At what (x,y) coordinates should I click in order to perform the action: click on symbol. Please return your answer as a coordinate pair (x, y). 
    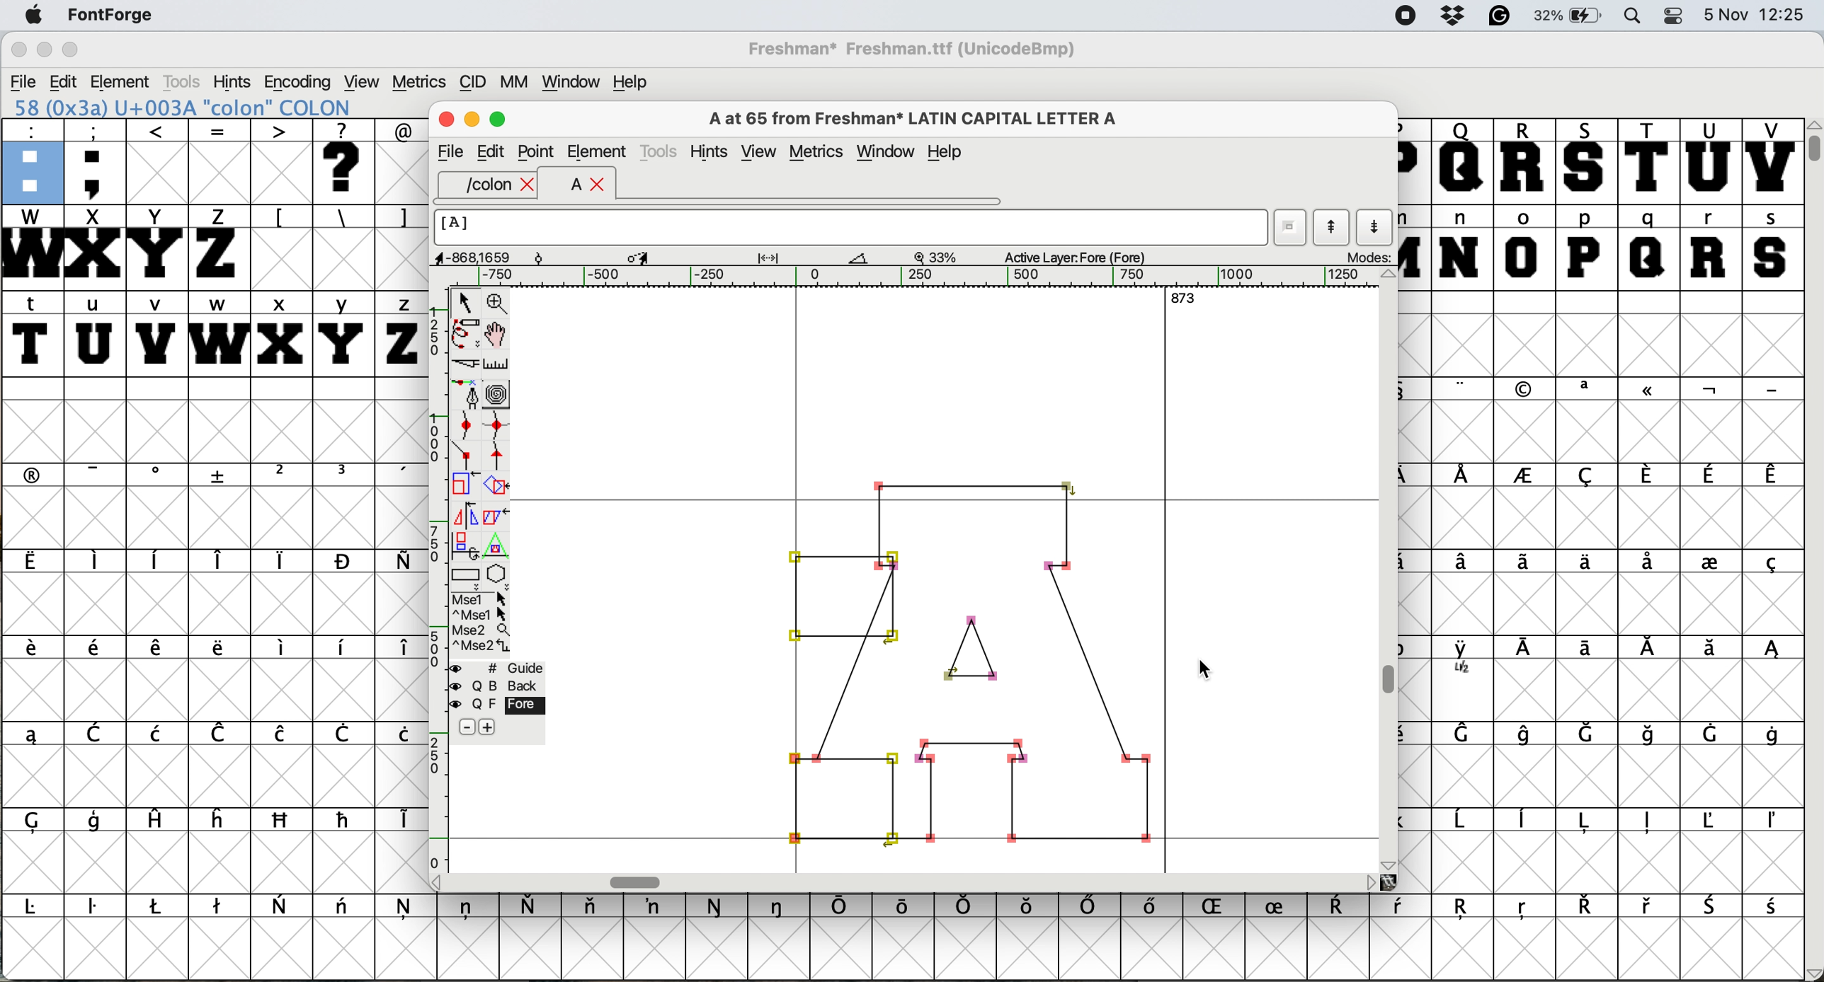
    Looking at the image, I should click on (534, 904).